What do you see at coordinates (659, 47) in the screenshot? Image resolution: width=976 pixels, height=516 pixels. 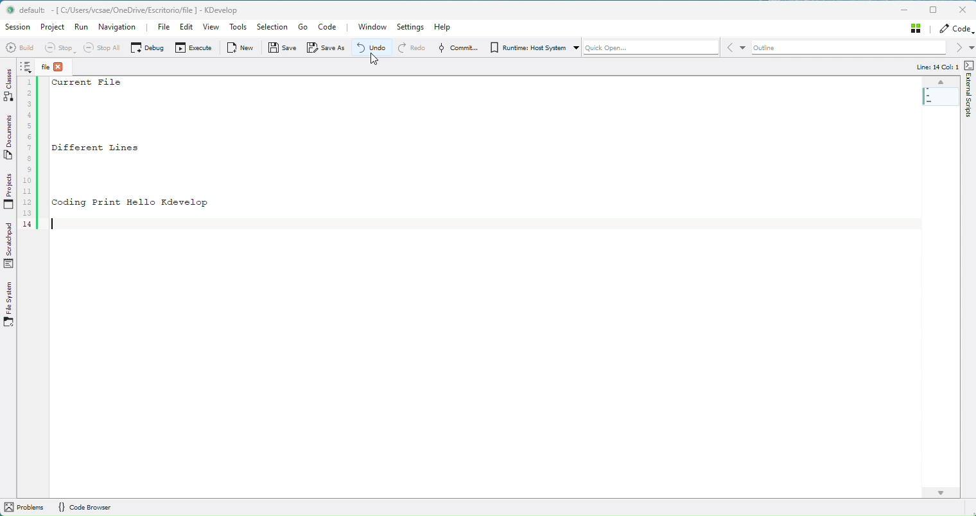 I see `Quick Open` at bounding box center [659, 47].